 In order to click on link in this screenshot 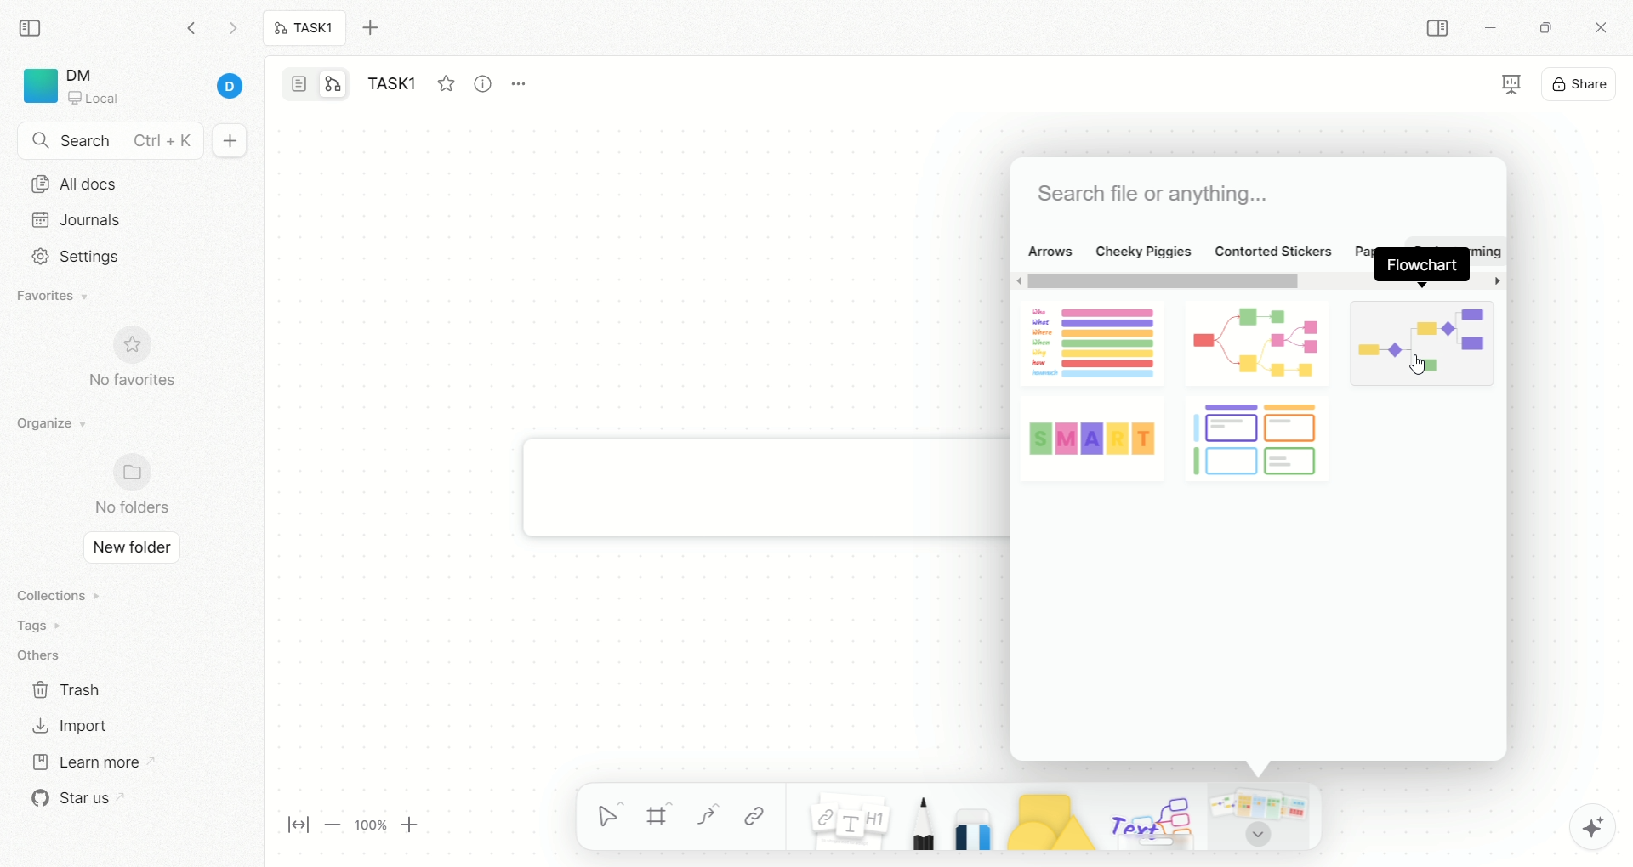, I will do `click(754, 816)`.